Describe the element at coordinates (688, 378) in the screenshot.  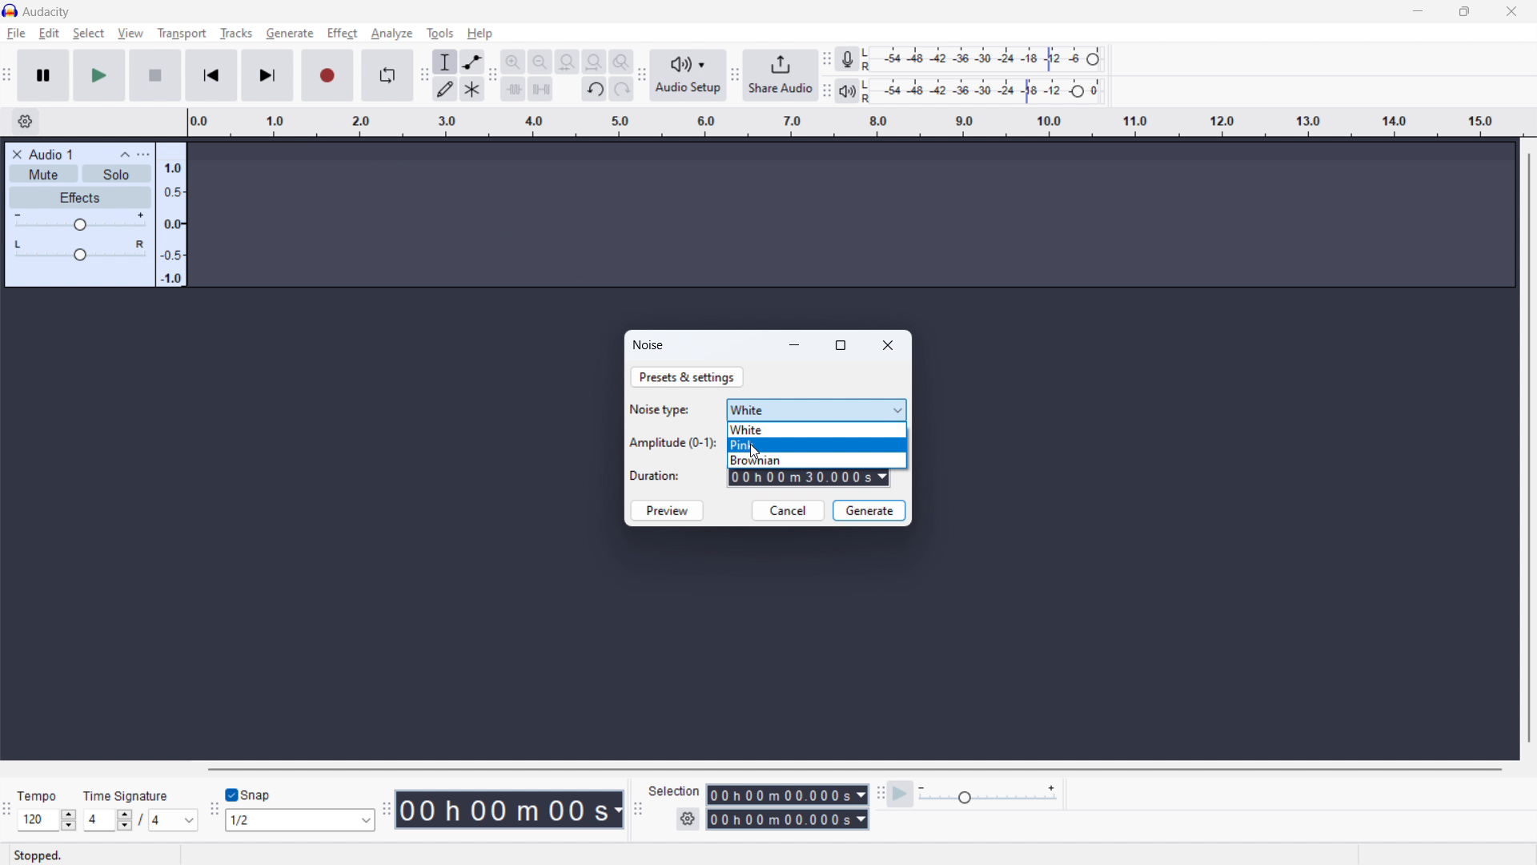
I see `prestes & settings` at that location.